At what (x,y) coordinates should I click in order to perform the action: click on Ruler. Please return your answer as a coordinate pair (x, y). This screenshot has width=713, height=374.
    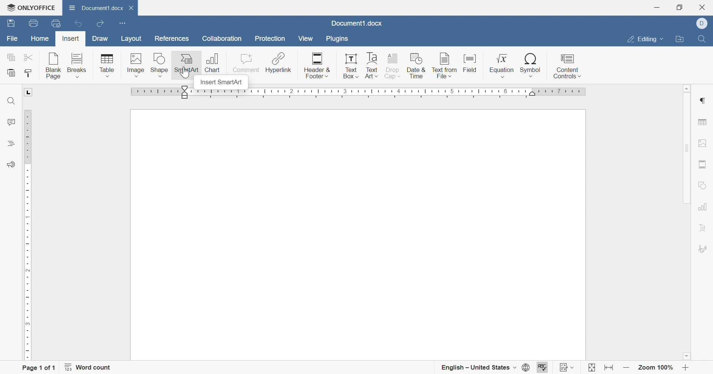
    Looking at the image, I should click on (27, 225).